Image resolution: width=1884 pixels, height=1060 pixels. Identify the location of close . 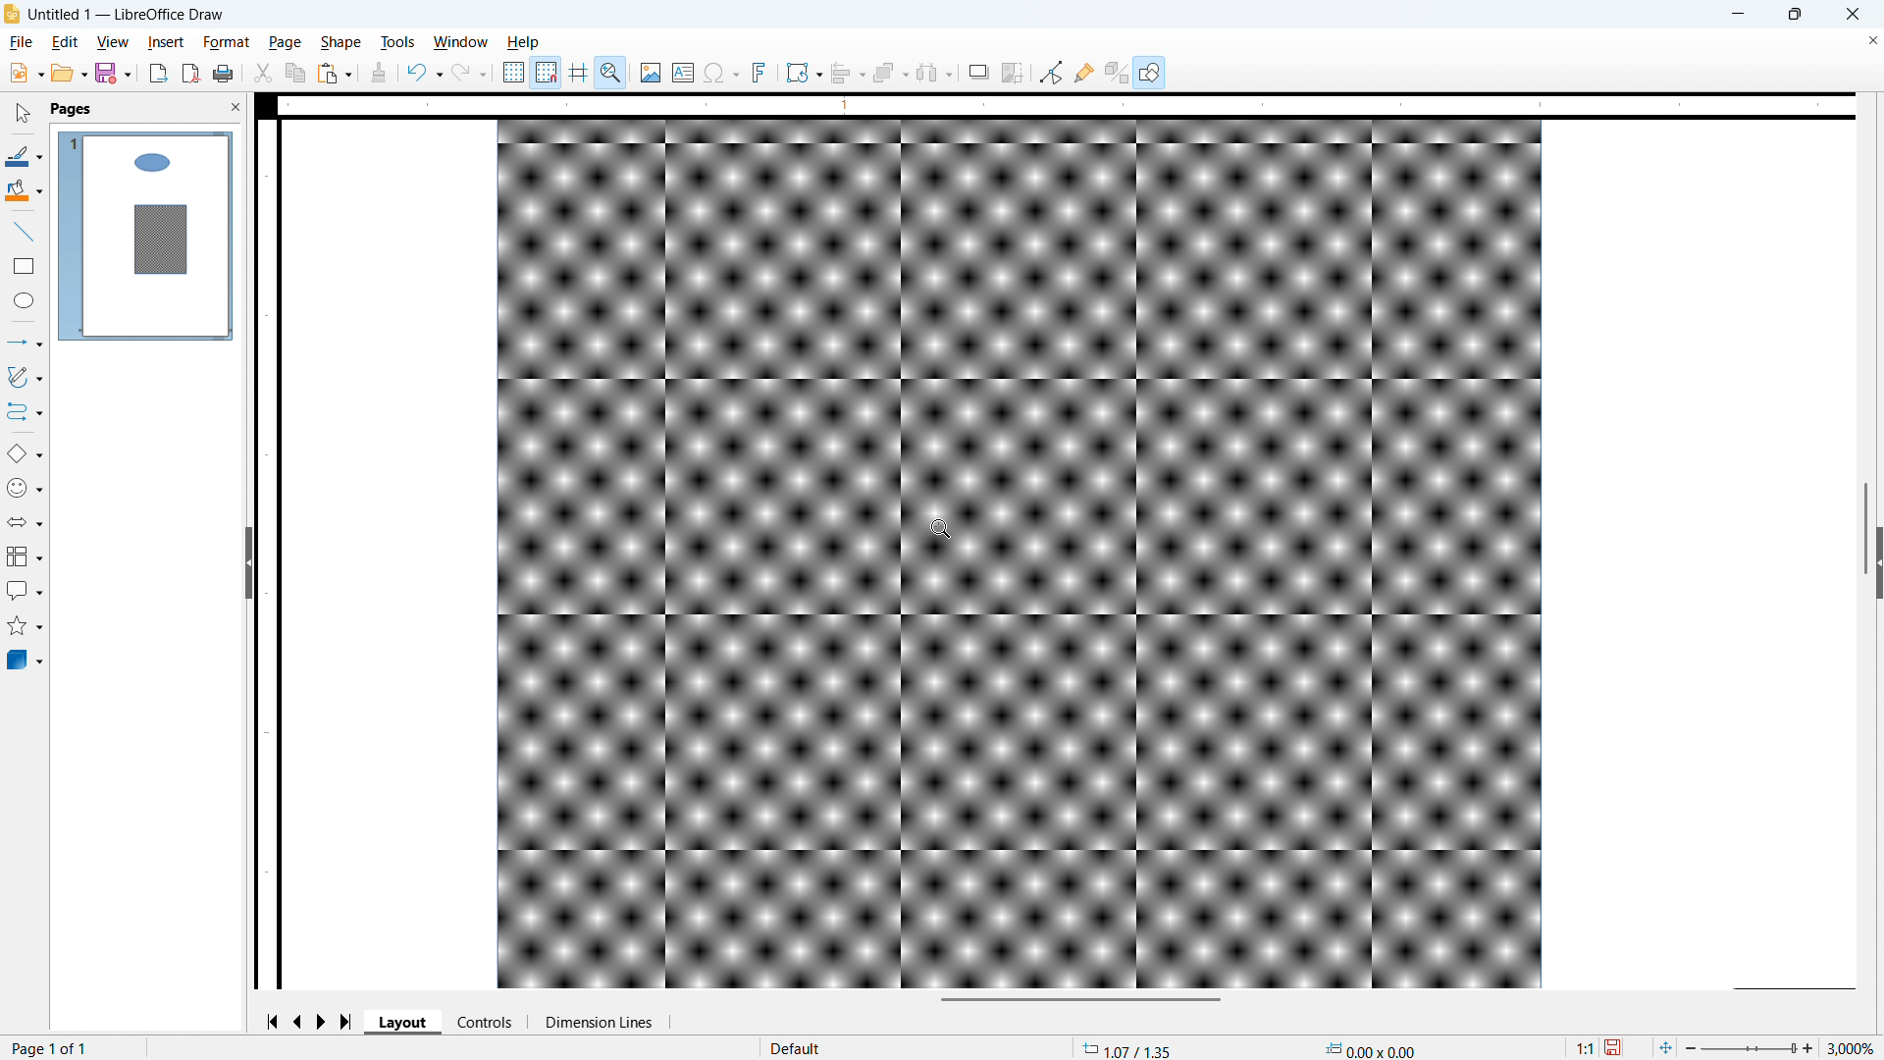
(1851, 15).